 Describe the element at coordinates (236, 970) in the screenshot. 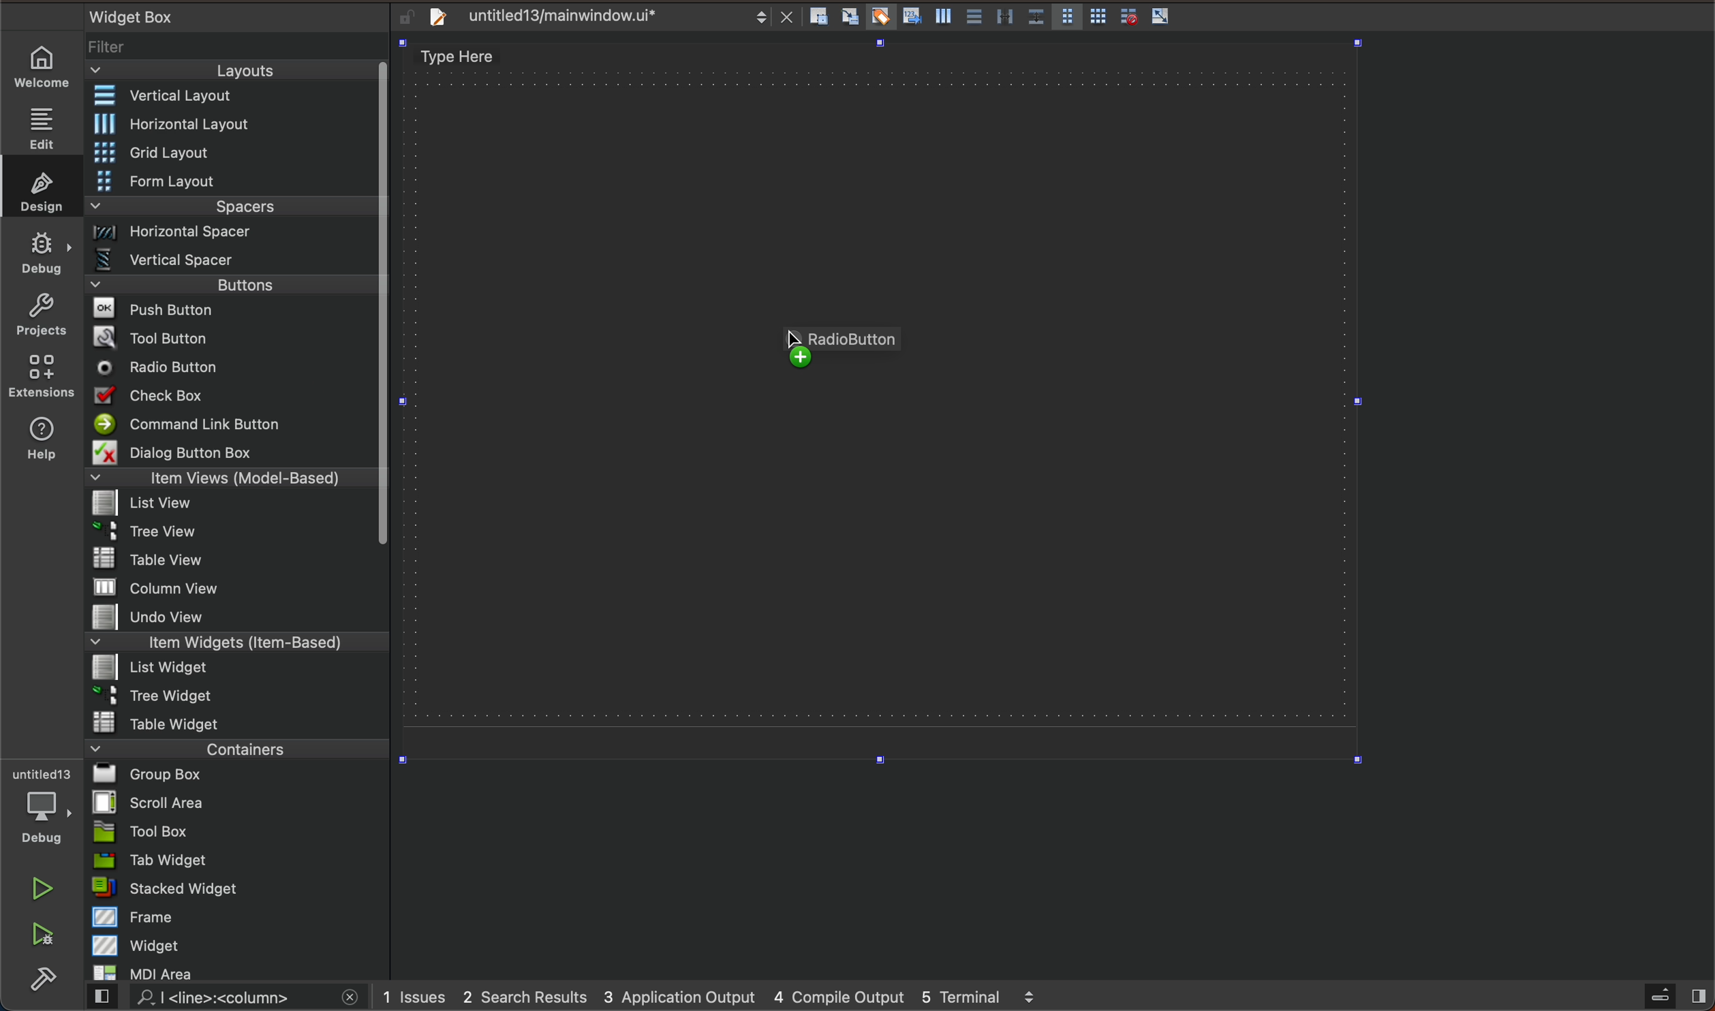

I see `mdi area` at that location.